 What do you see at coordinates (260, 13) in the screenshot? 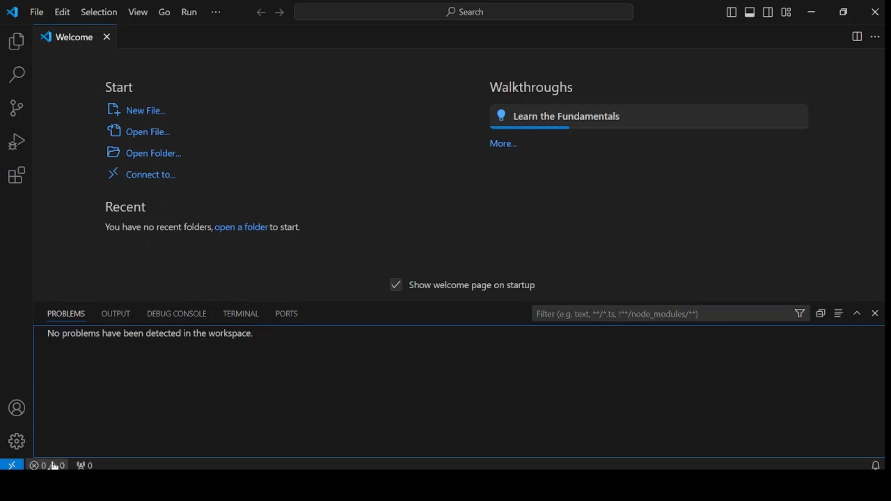
I see `previous` at bounding box center [260, 13].